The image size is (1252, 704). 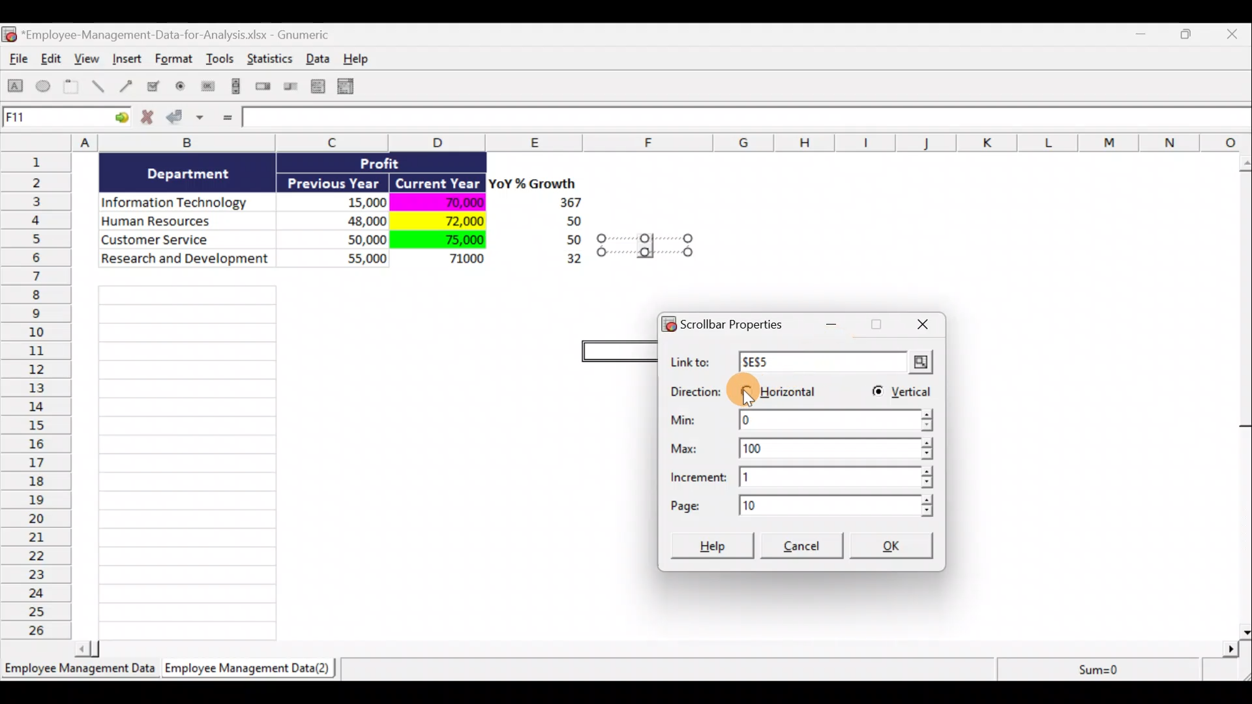 What do you see at coordinates (187, 459) in the screenshot?
I see `Cells` at bounding box center [187, 459].